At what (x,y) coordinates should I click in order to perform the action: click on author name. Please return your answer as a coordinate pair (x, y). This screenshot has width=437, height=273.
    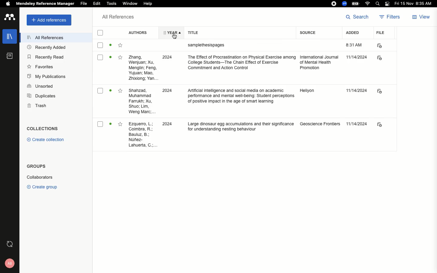
    Looking at the image, I should click on (142, 101).